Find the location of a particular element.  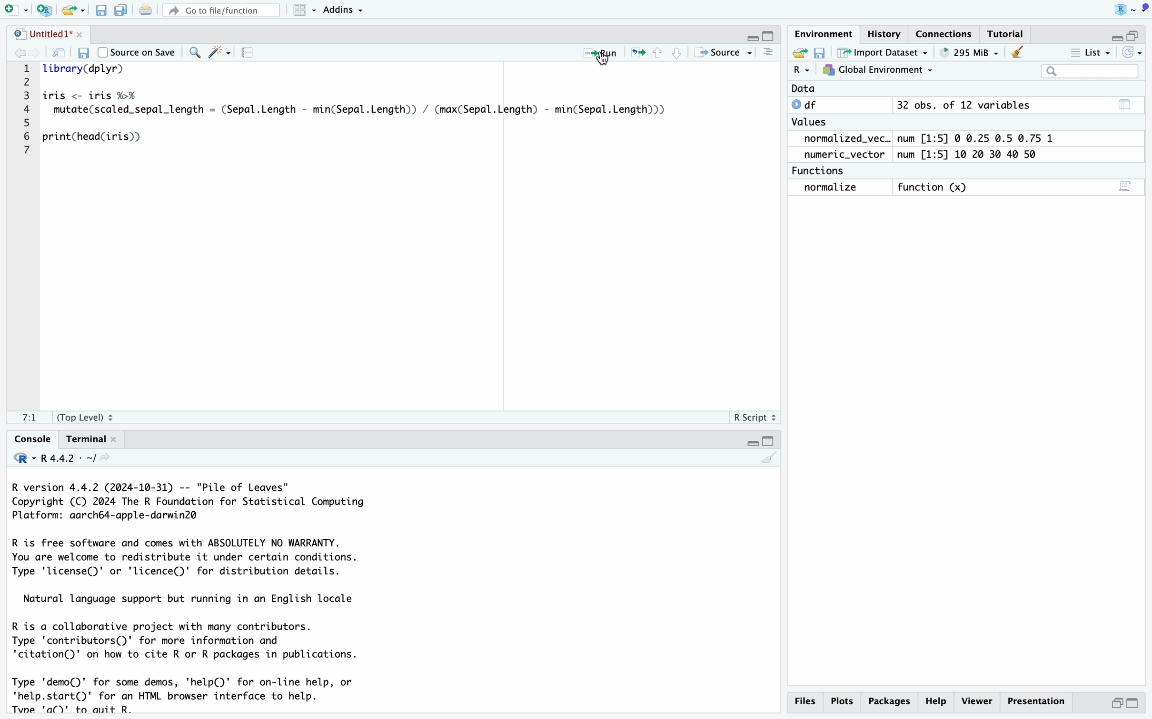

Go to file/function is located at coordinates (220, 9).